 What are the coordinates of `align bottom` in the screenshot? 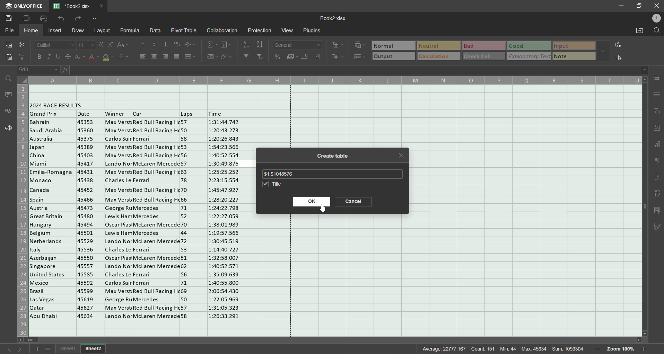 It's located at (165, 45).